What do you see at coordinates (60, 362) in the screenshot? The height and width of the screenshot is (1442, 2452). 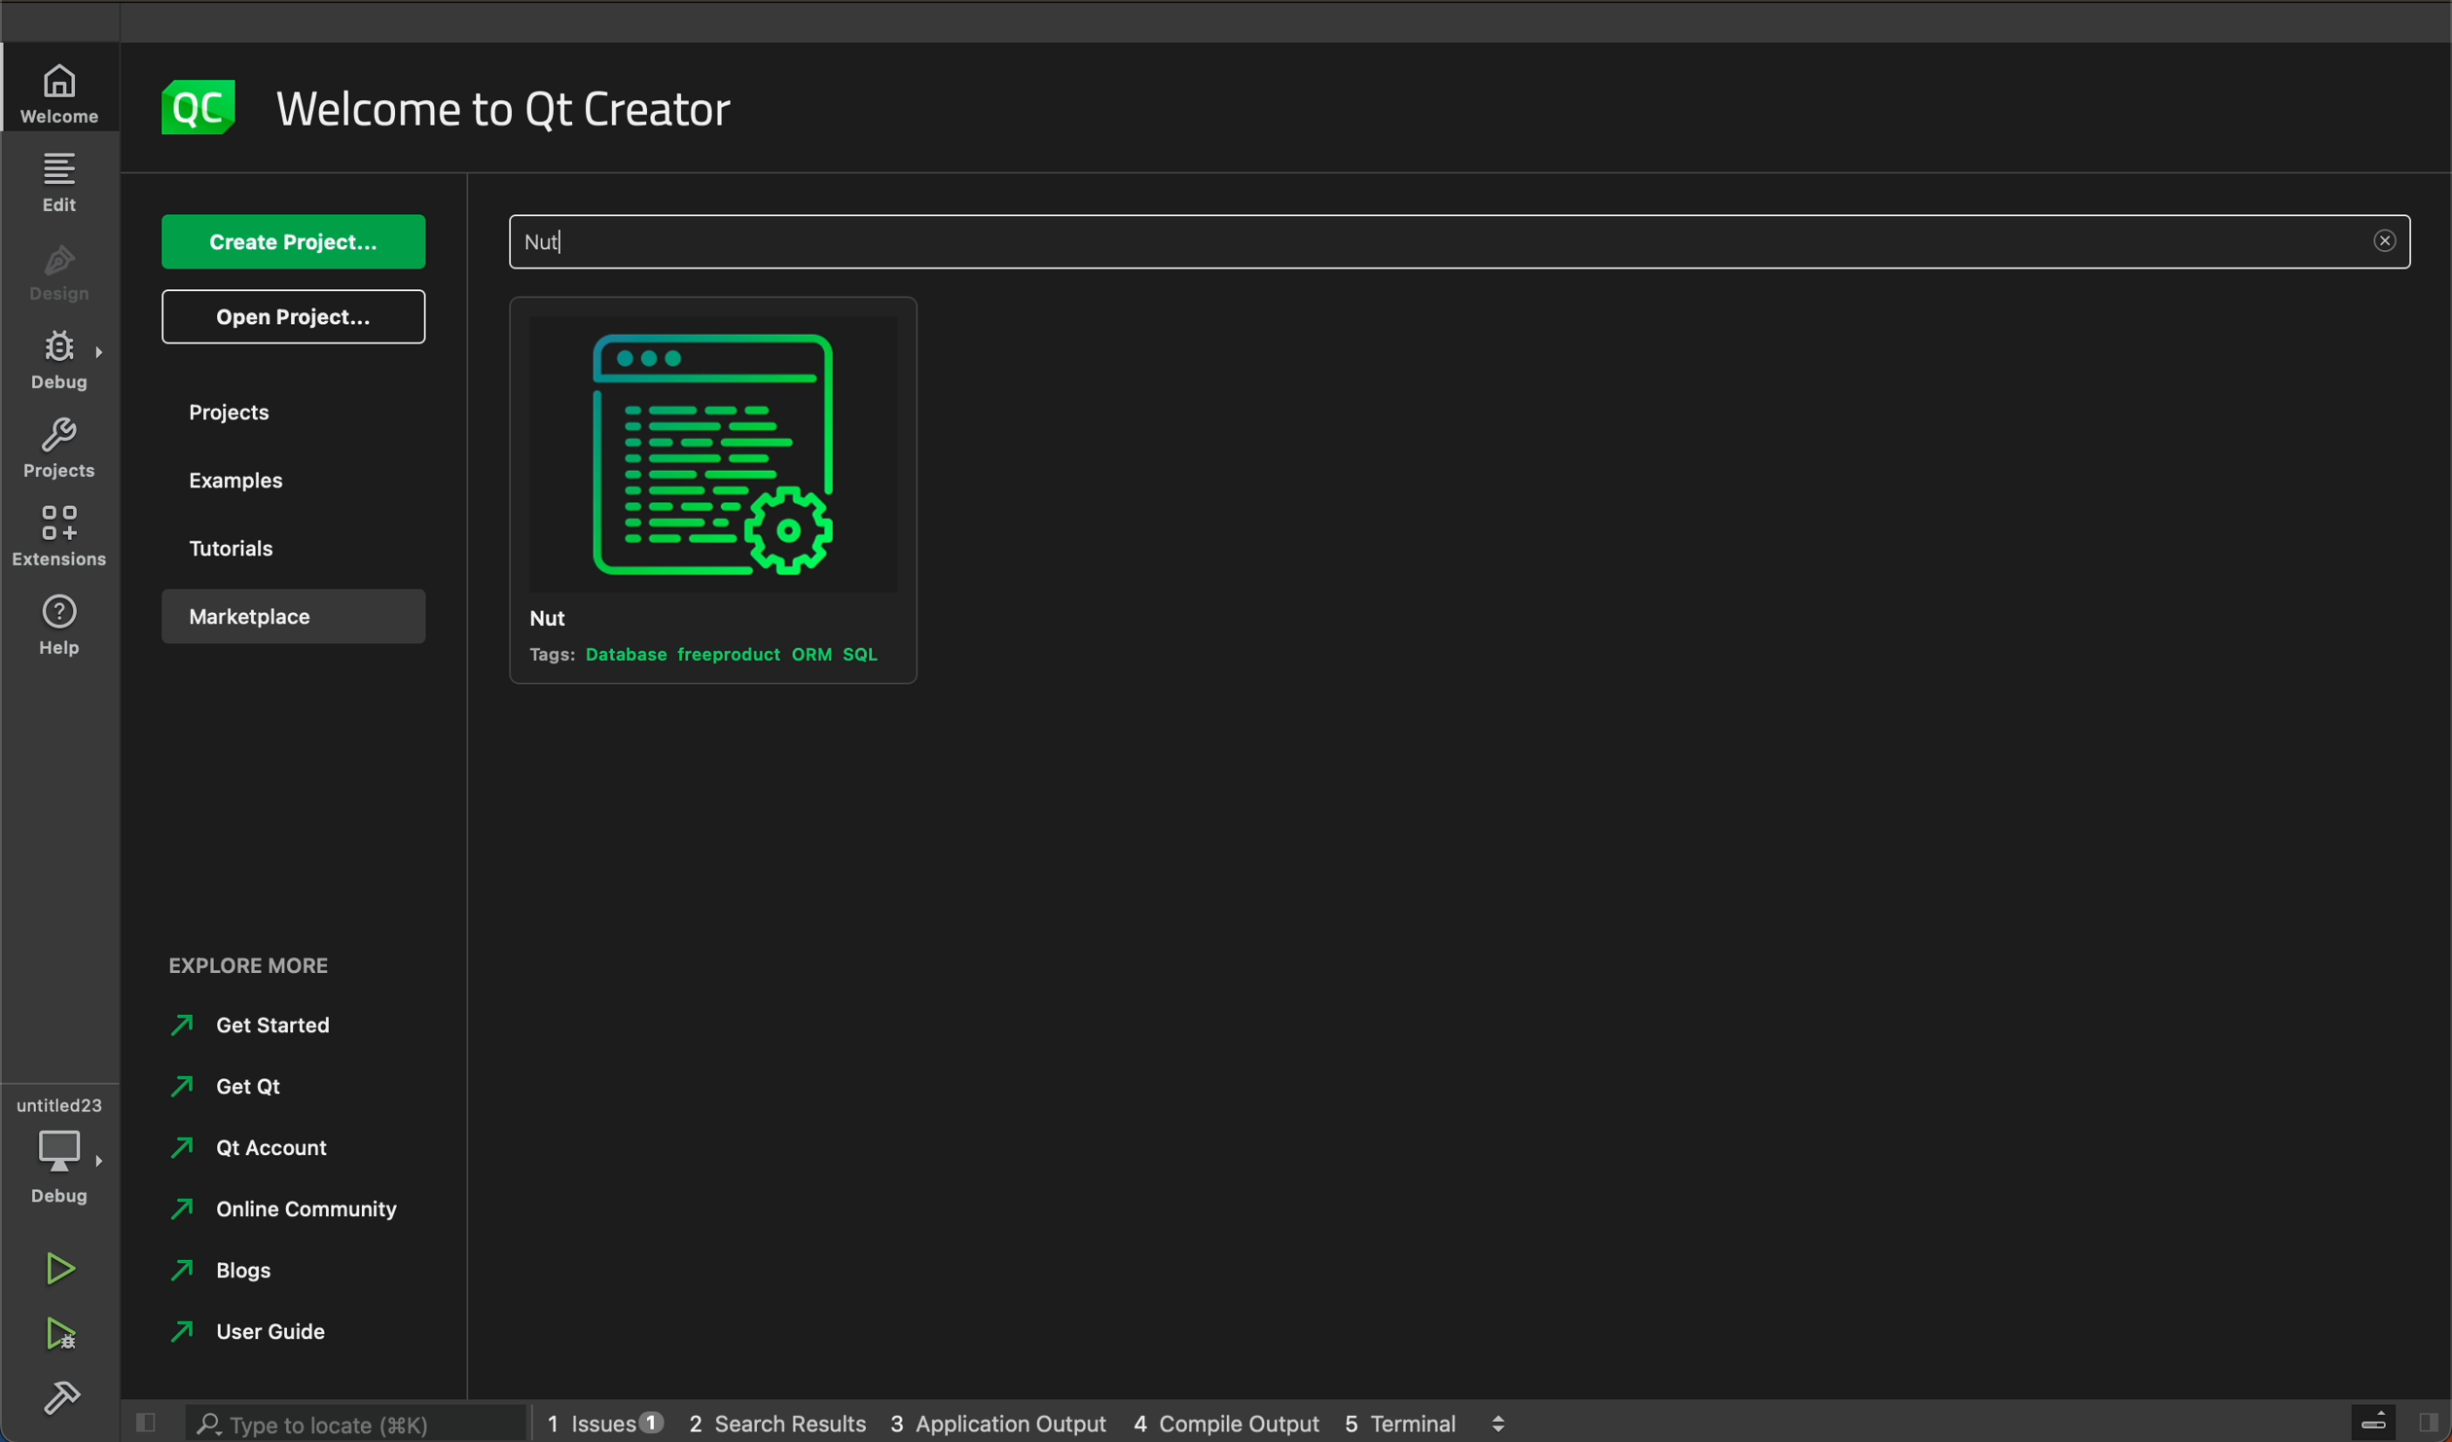 I see `debug` at bounding box center [60, 362].